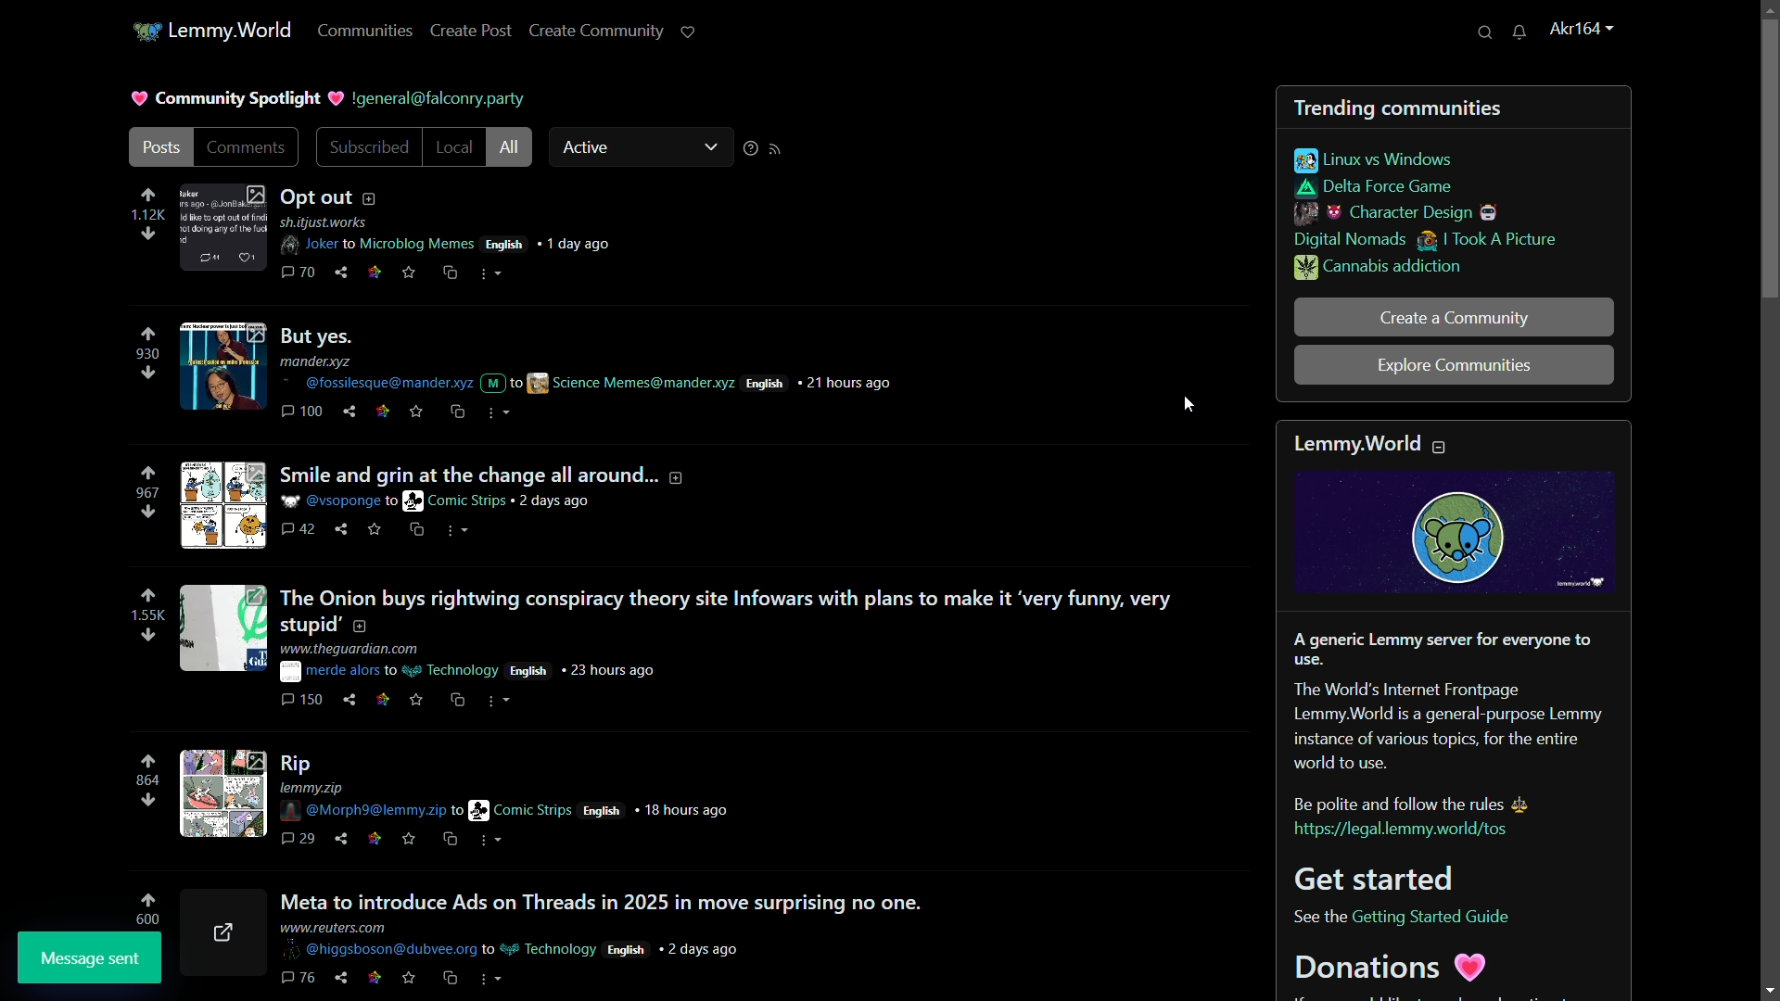 This screenshot has height=1001, width=1780. I want to click on linux vs windows, so click(1375, 159).